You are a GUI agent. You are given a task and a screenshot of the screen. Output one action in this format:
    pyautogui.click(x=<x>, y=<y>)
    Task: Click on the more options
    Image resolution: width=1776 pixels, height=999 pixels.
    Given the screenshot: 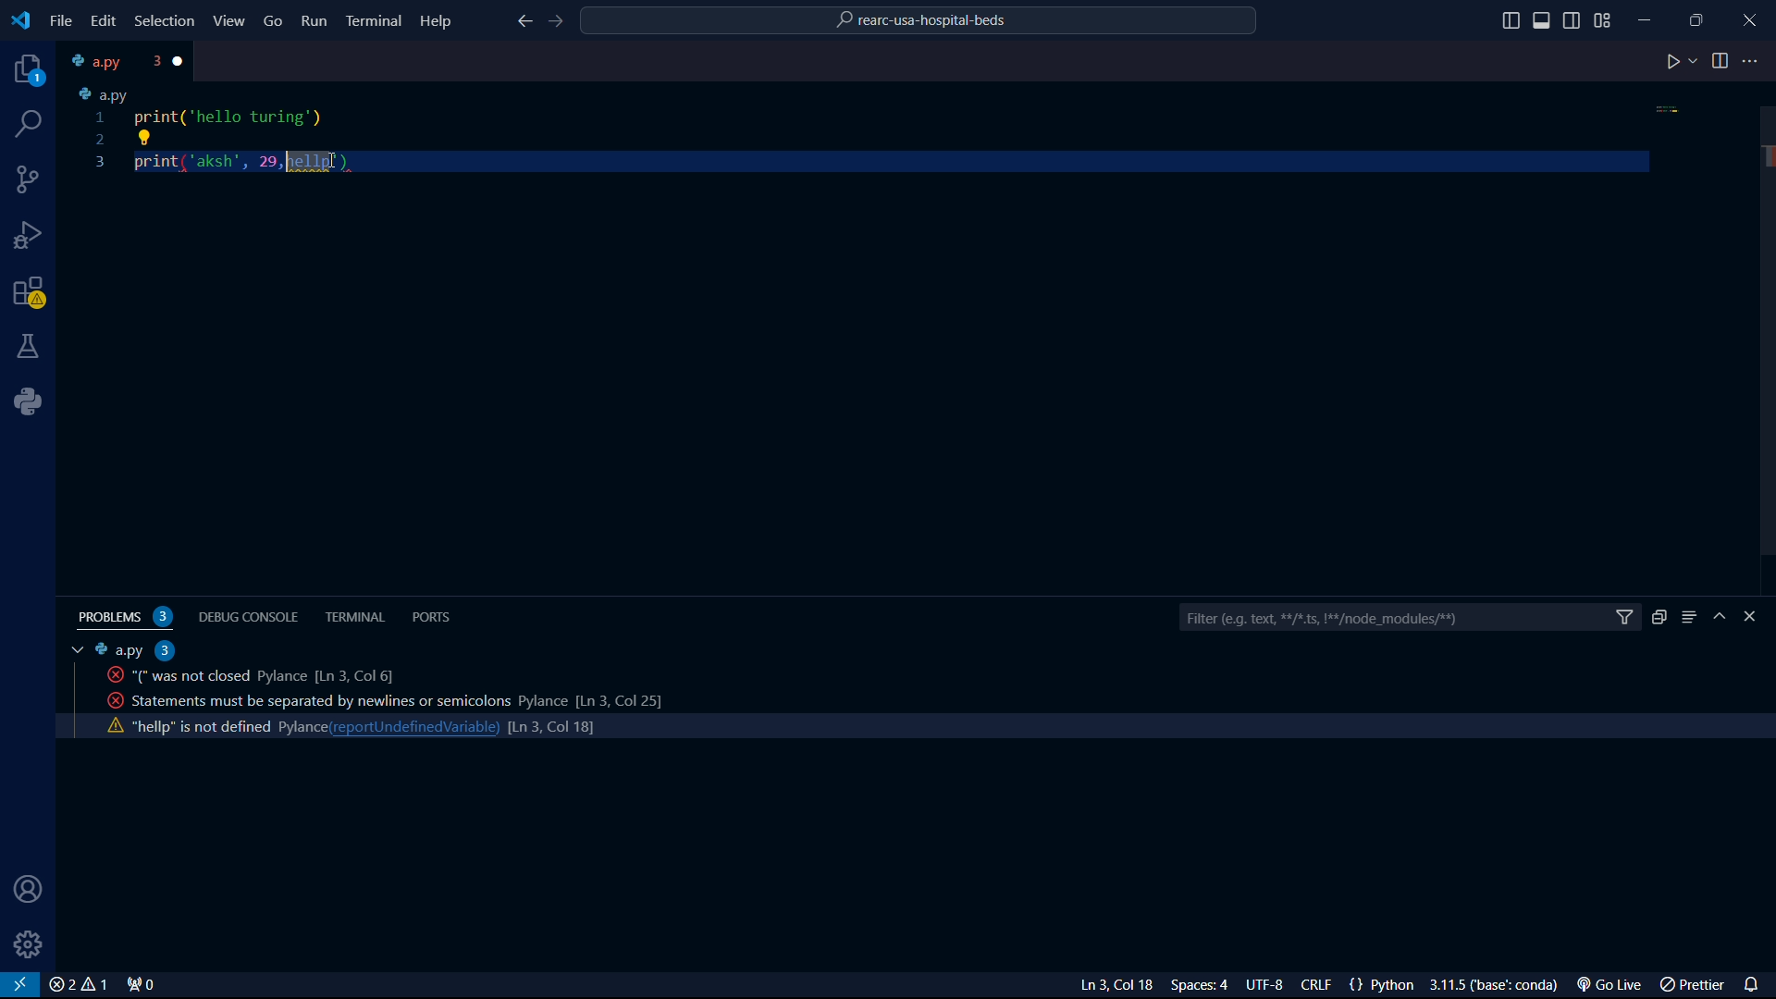 What is the action you would take?
    pyautogui.click(x=1753, y=61)
    